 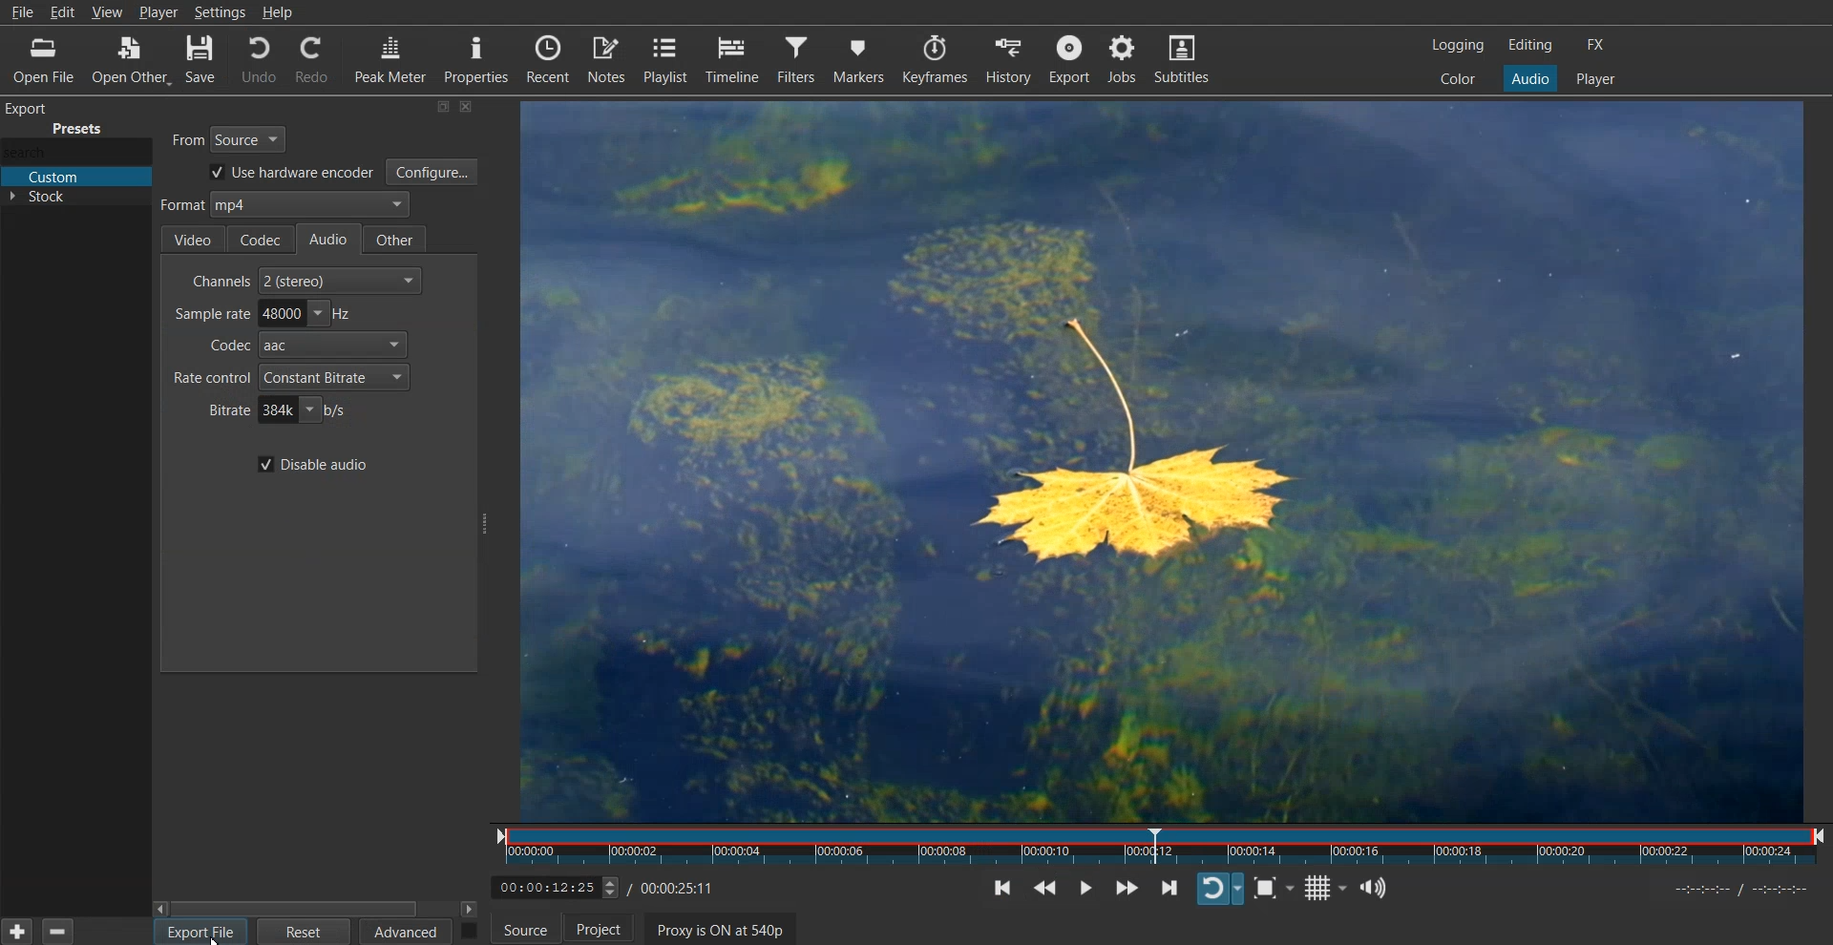 What do you see at coordinates (311, 464) in the screenshot?
I see `Disable audio` at bounding box center [311, 464].